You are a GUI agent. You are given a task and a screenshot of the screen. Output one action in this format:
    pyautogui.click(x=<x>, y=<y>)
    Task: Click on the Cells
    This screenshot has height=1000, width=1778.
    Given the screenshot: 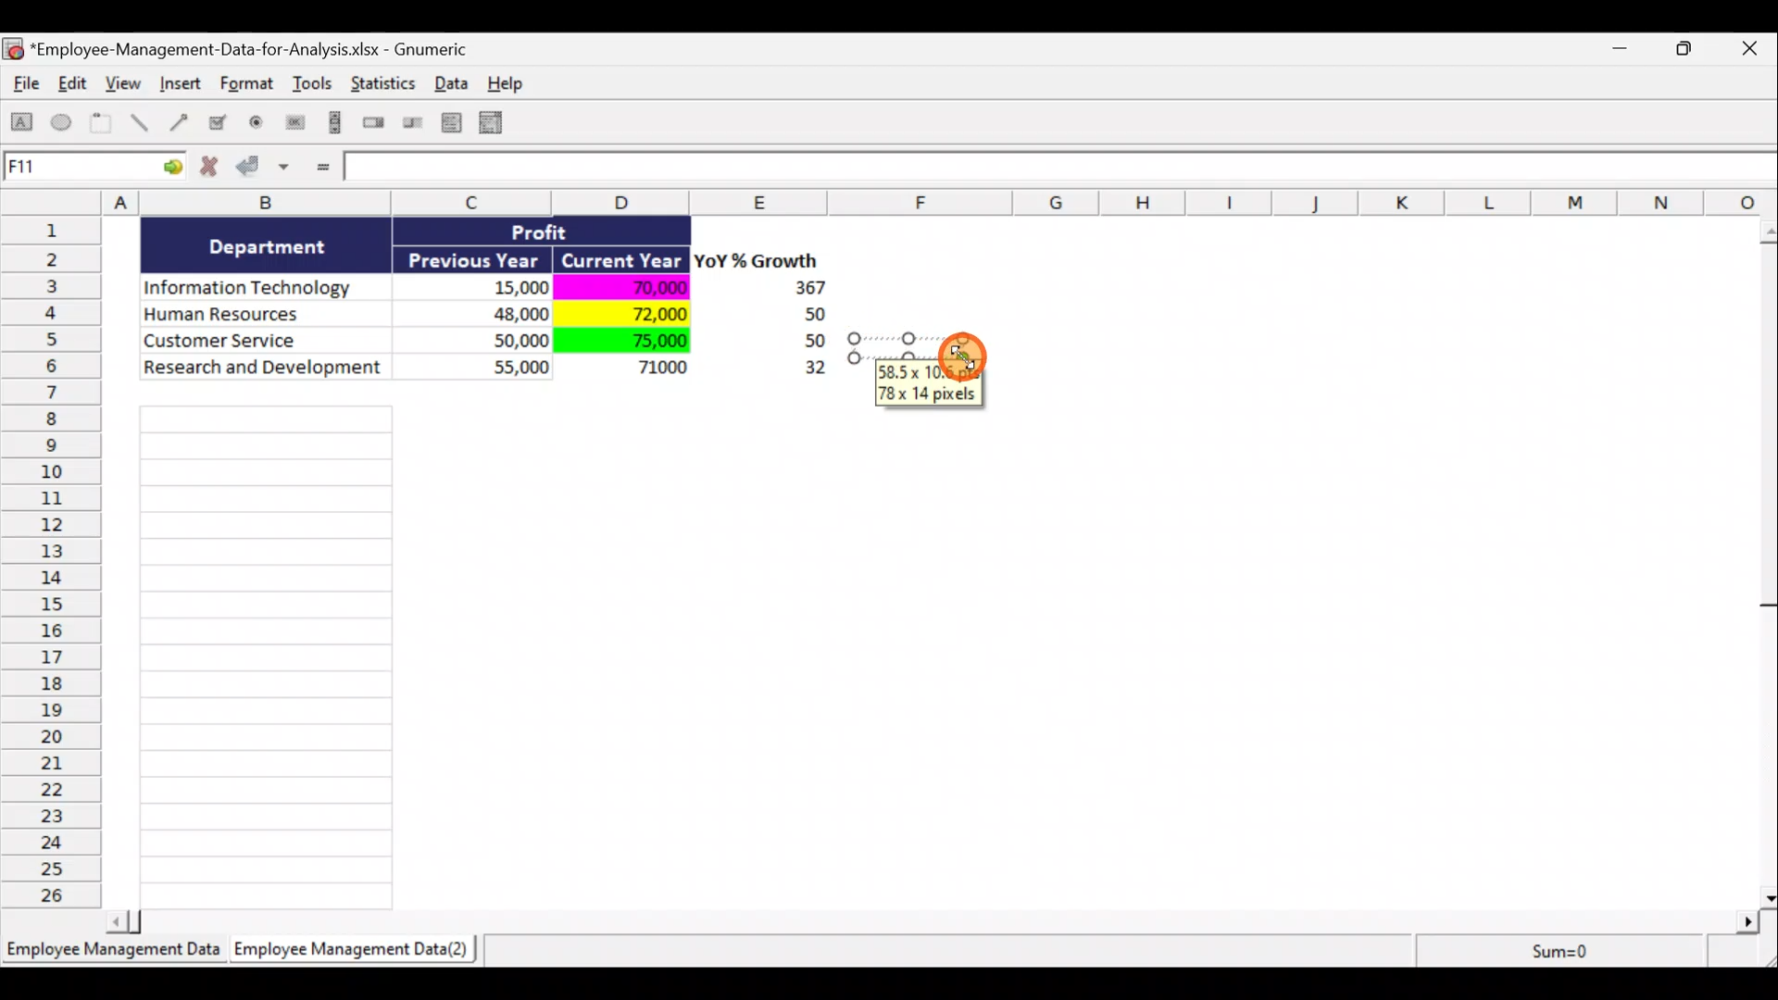 What is the action you would take?
    pyautogui.click(x=266, y=652)
    